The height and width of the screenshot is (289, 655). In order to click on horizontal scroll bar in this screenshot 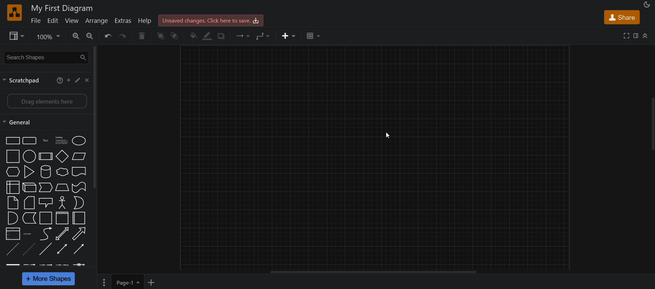, I will do `click(373, 273)`.